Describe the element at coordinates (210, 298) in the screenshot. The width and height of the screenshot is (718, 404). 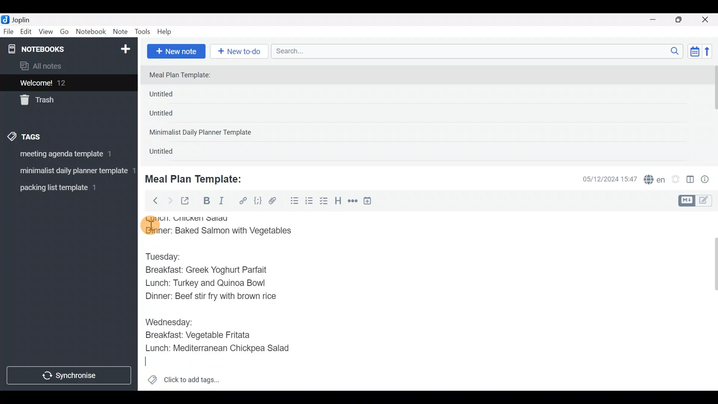
I see `Dinner: Beef stir fry with brown rice` at that location.